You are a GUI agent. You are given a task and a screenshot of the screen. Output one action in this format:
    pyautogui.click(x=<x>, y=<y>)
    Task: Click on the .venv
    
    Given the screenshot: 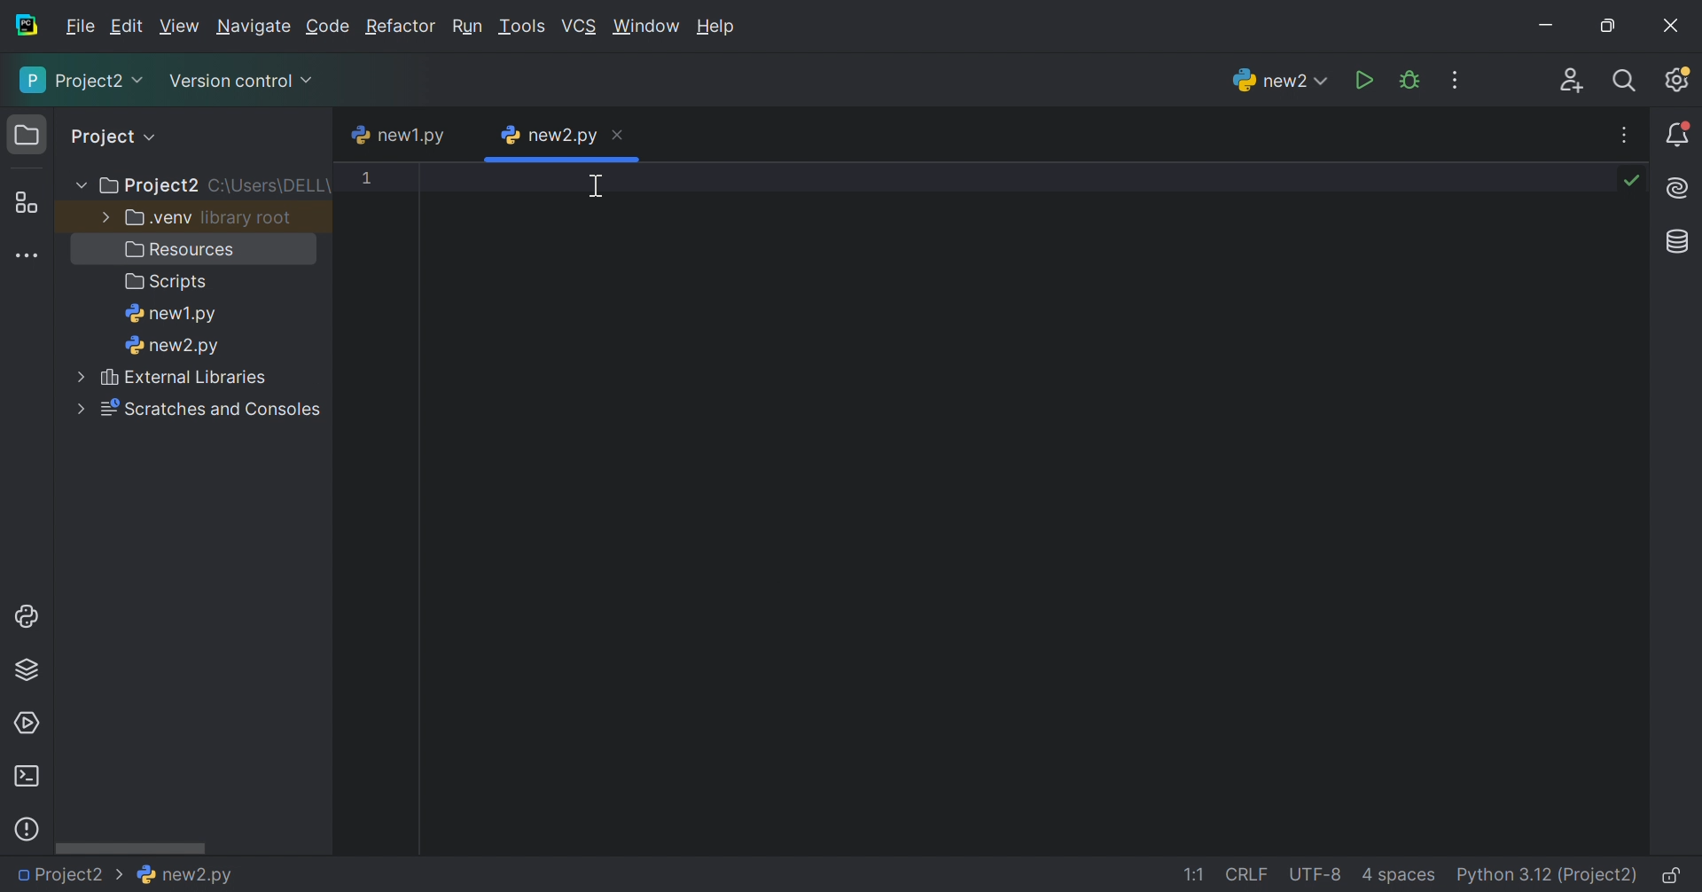 What is the action you would take?
    pyautogui.click(x=158, y=217)
    